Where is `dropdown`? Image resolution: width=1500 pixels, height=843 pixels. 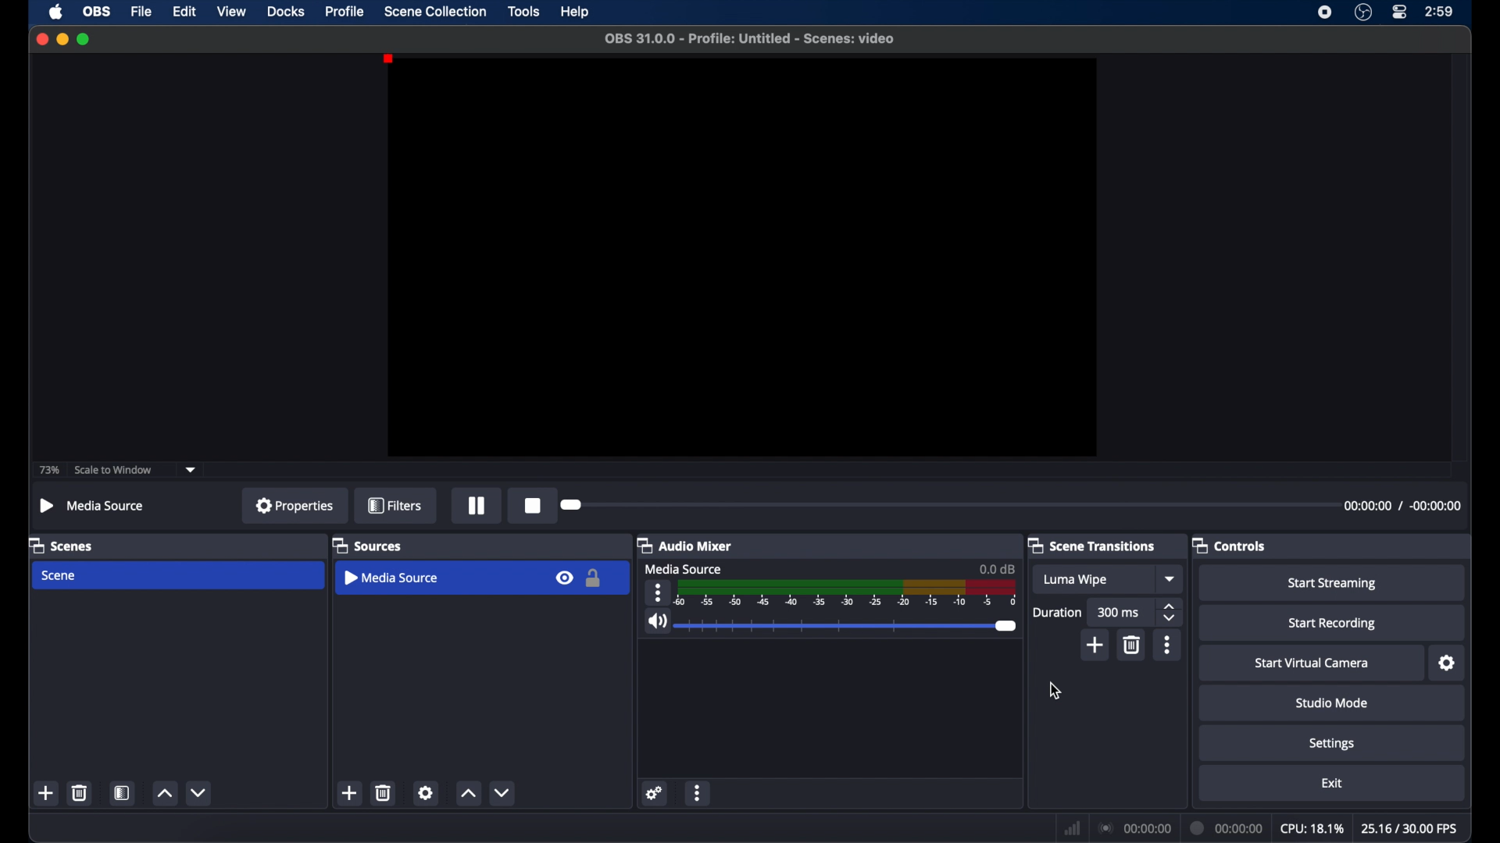
dropdown is located at coordinates (191, 470).